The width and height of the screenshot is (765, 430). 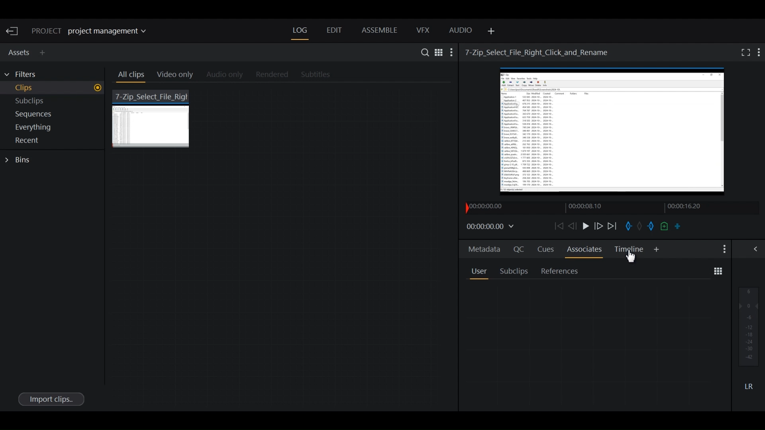 What do you see at coordinates (723, 249) in the screenshot?
I see `Show settings menu` at bounding box center [723, 249].